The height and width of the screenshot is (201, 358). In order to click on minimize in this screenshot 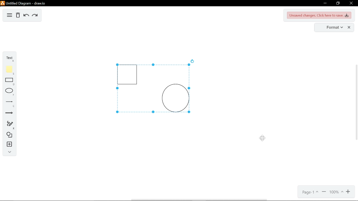, I will do `click(324, 3)`.